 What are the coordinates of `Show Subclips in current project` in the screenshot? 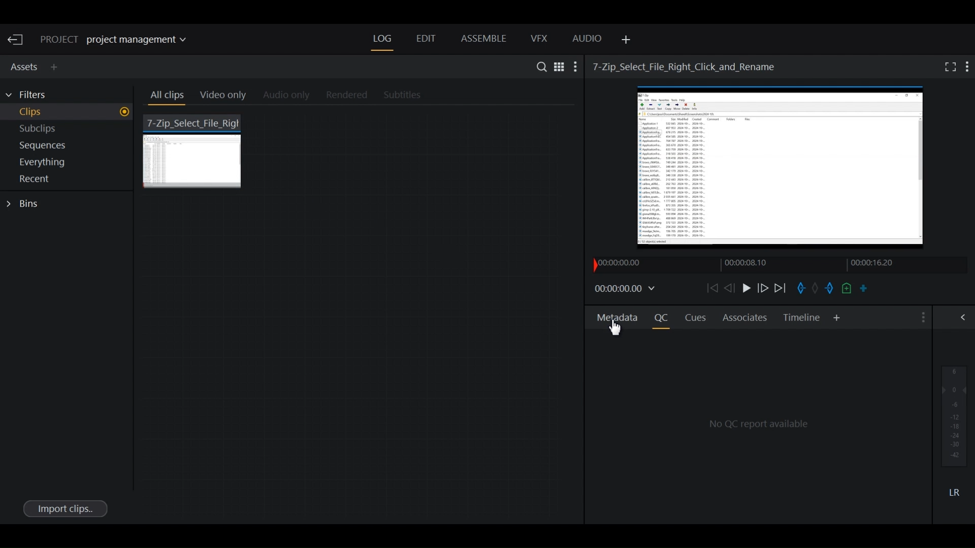 It's located at (69, 130).